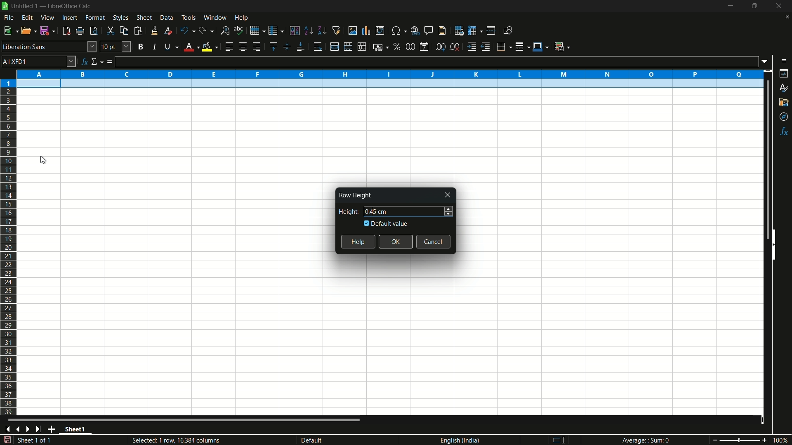 This screenshot has width=792, height=445. I want to click on font color, so click(190, 47).